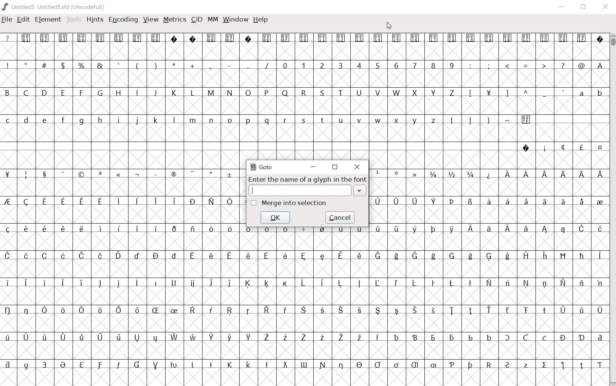  Describe the element at coordinates (9, 310) in the screenshot. I see `Symbol` at that location.